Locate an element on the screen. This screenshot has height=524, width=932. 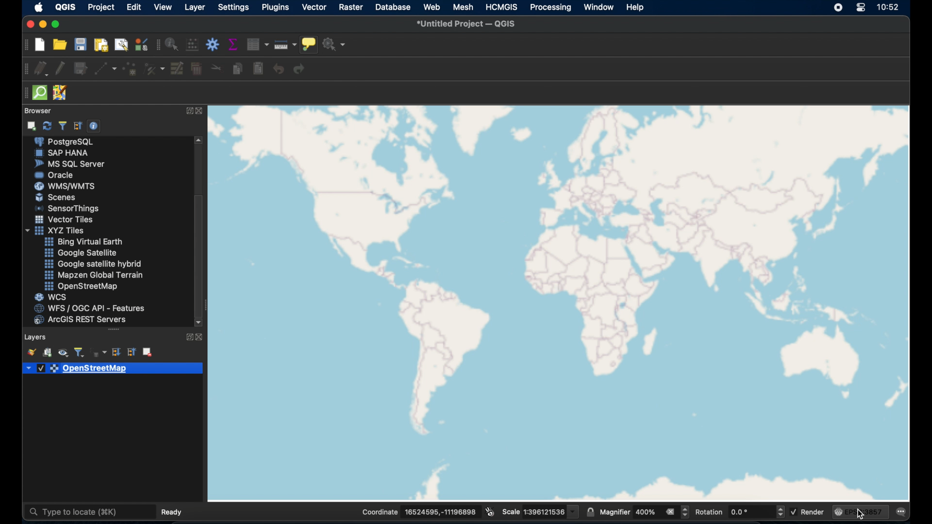
was/wmts is located at coordinates (66, 187).